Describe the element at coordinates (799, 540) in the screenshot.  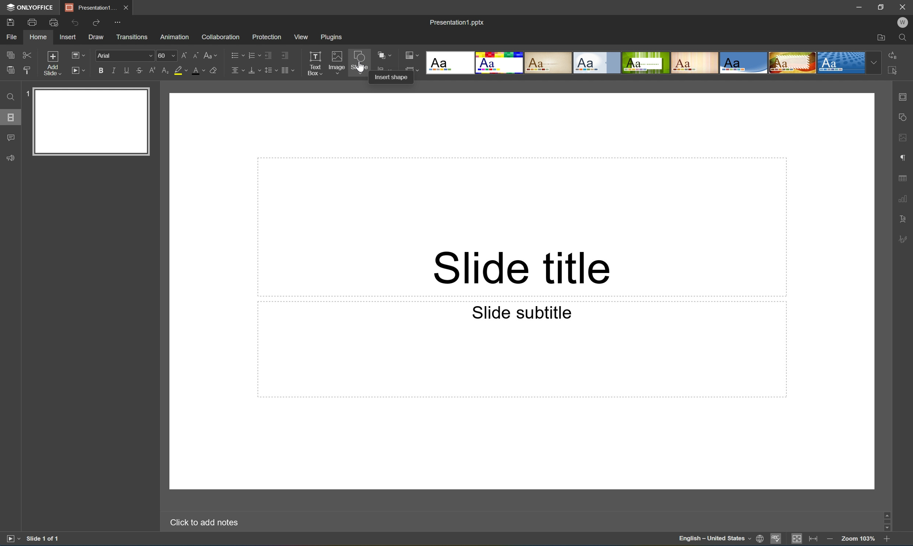
I see `Fit to slide` at that location.